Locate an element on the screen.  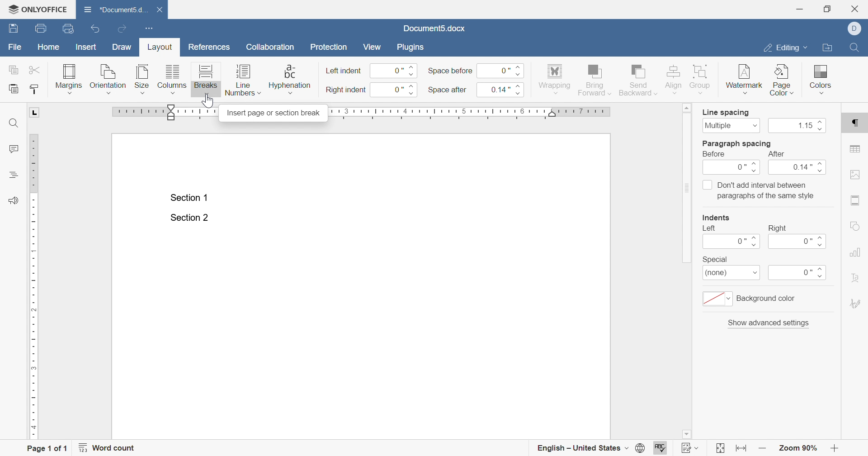
minimize is located at coordinates (802, 9).